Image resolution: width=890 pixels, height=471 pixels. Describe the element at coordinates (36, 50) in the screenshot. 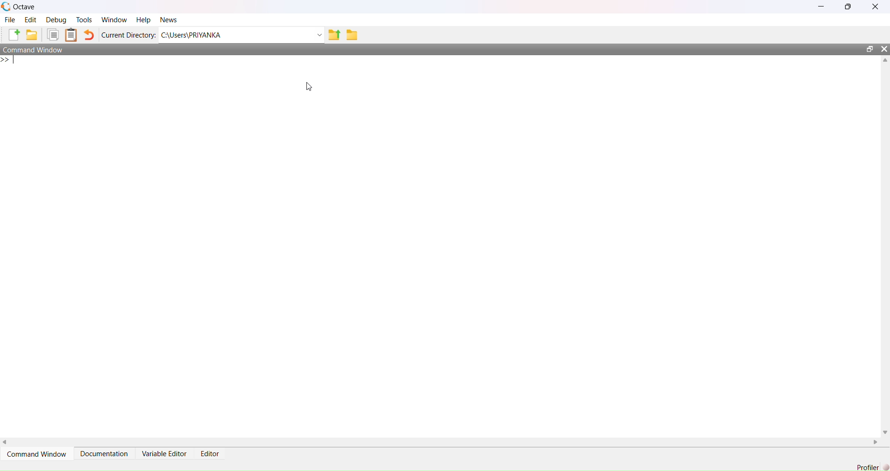

I see `Command Window` at that location.